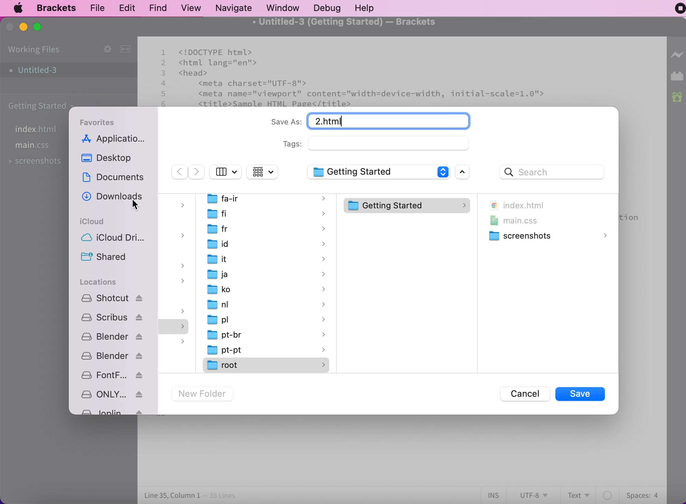  I want to click on id, so click(267, 243).